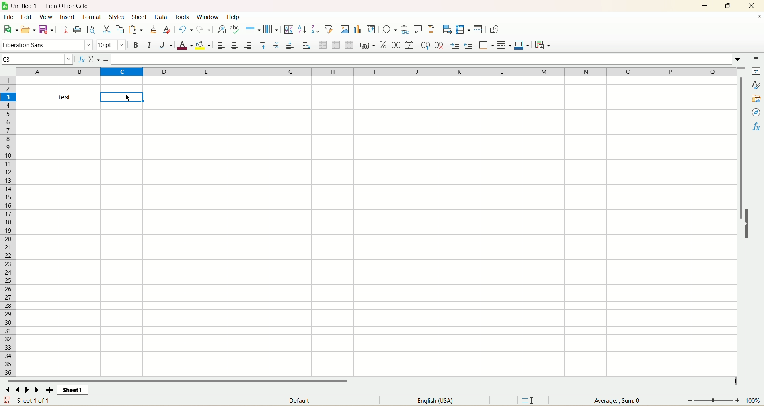 The image size is (764, 406). Describe the element at coordinates (6, 389) in the screenshot. I see `first sheet` at that location.